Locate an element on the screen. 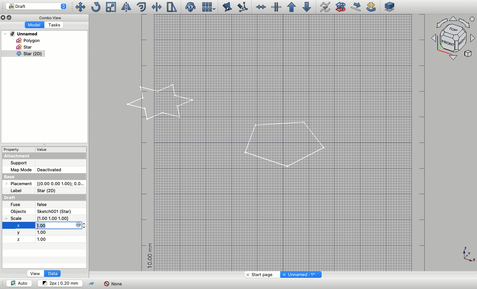 Image resolution: width=477 pixels, height=289 pixels. Start page is located at coordinates (261, 274).